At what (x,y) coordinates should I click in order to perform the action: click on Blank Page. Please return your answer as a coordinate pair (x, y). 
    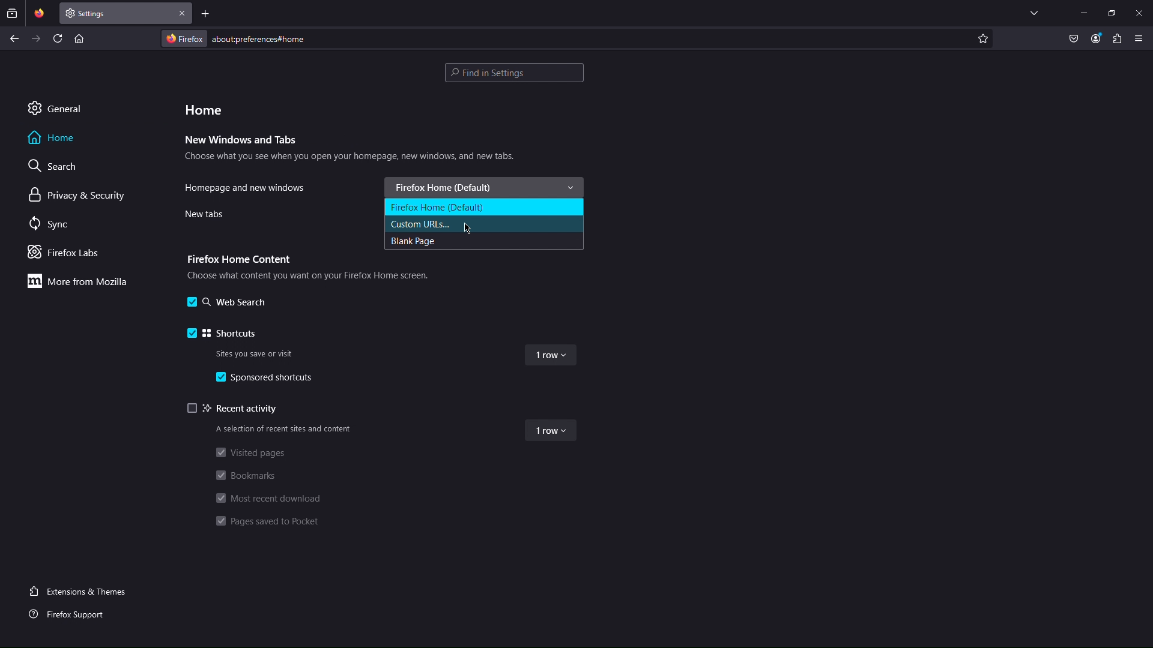
    Looking at the image, I should click on (483, 241).